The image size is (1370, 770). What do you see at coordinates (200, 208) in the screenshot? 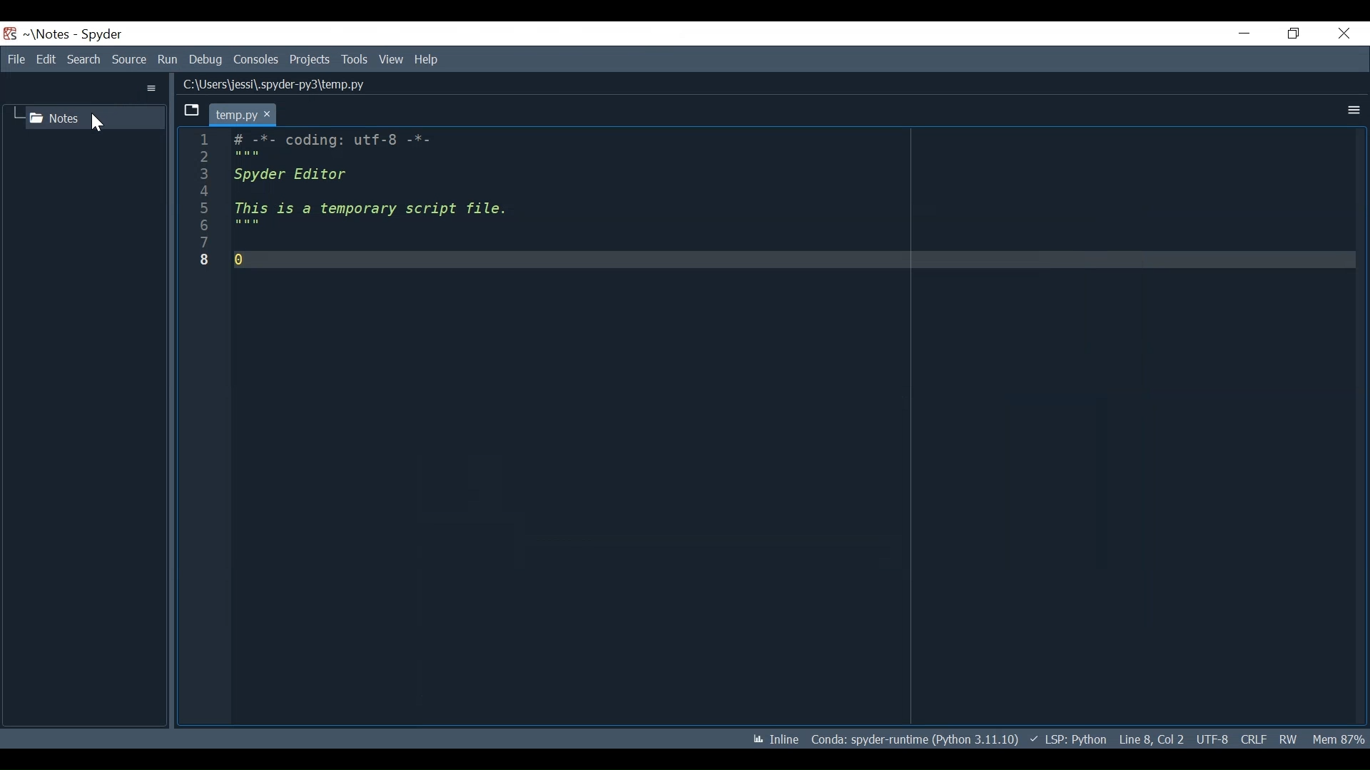
I see `5` at bounding box center [200, 208].